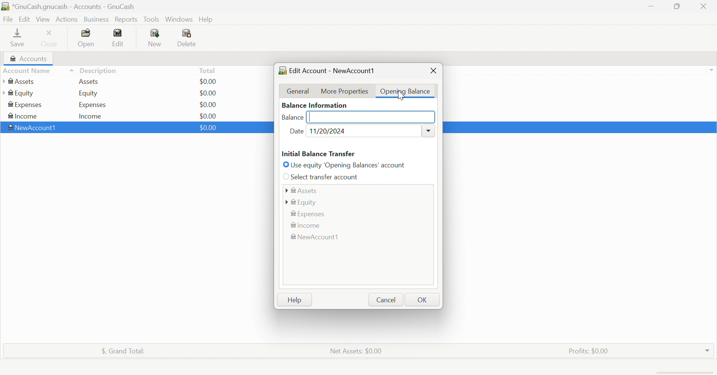  I want to click on $0.00, so click(210, 81).